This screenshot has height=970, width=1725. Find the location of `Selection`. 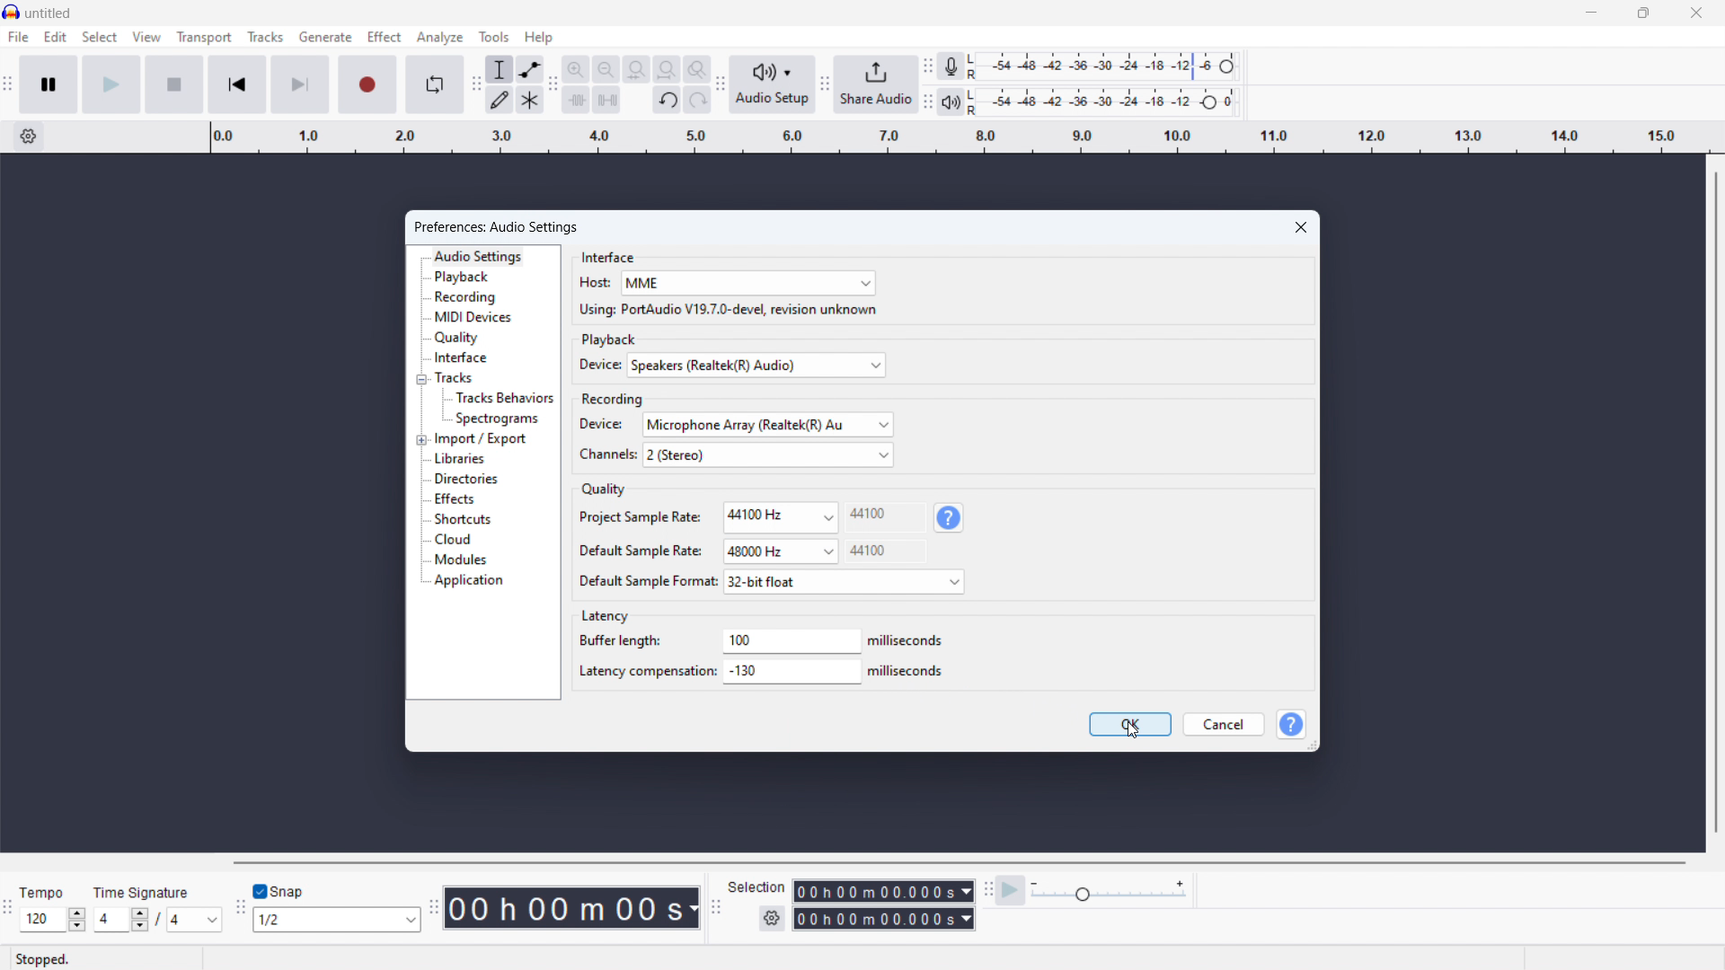

Selection is located at coordinates (759, 886).